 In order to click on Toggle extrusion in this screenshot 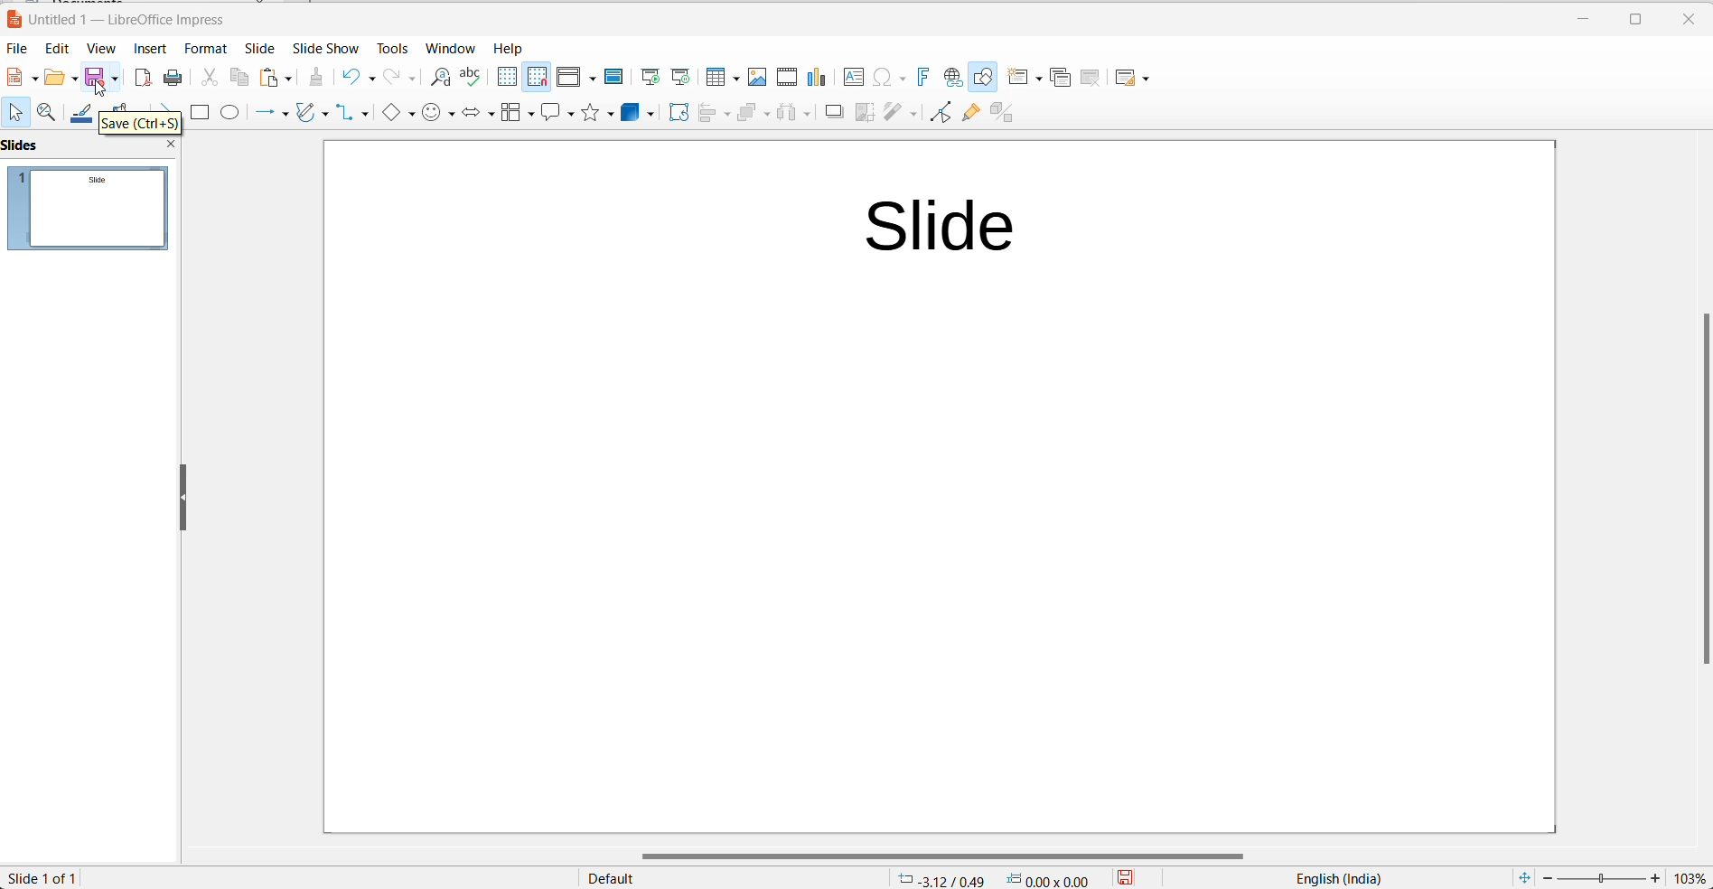, I will do `click(1006, 114)`.